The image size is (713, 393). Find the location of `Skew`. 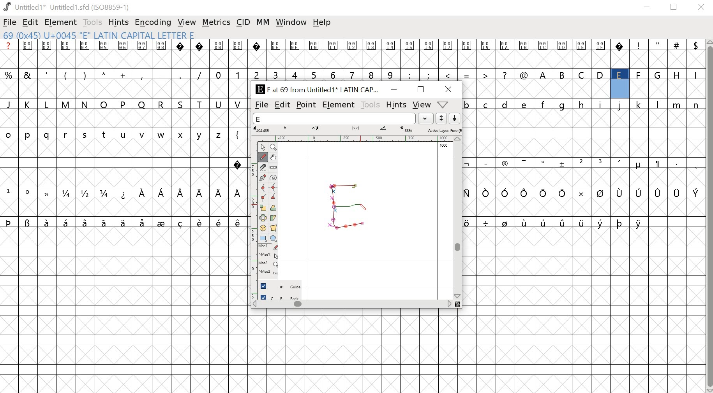

Skew is located at coordinates (274, 218).